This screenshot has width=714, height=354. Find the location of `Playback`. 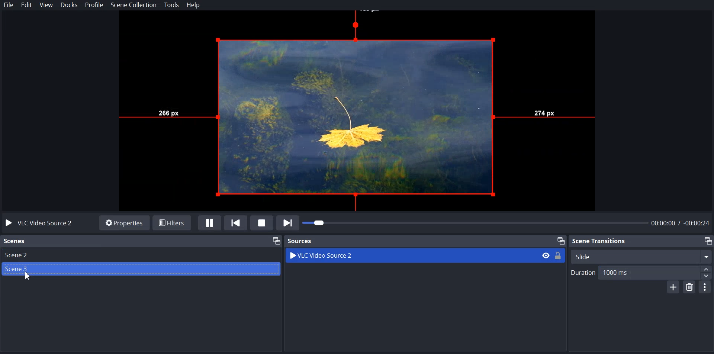

Playback is located at coordinates (507, 222).